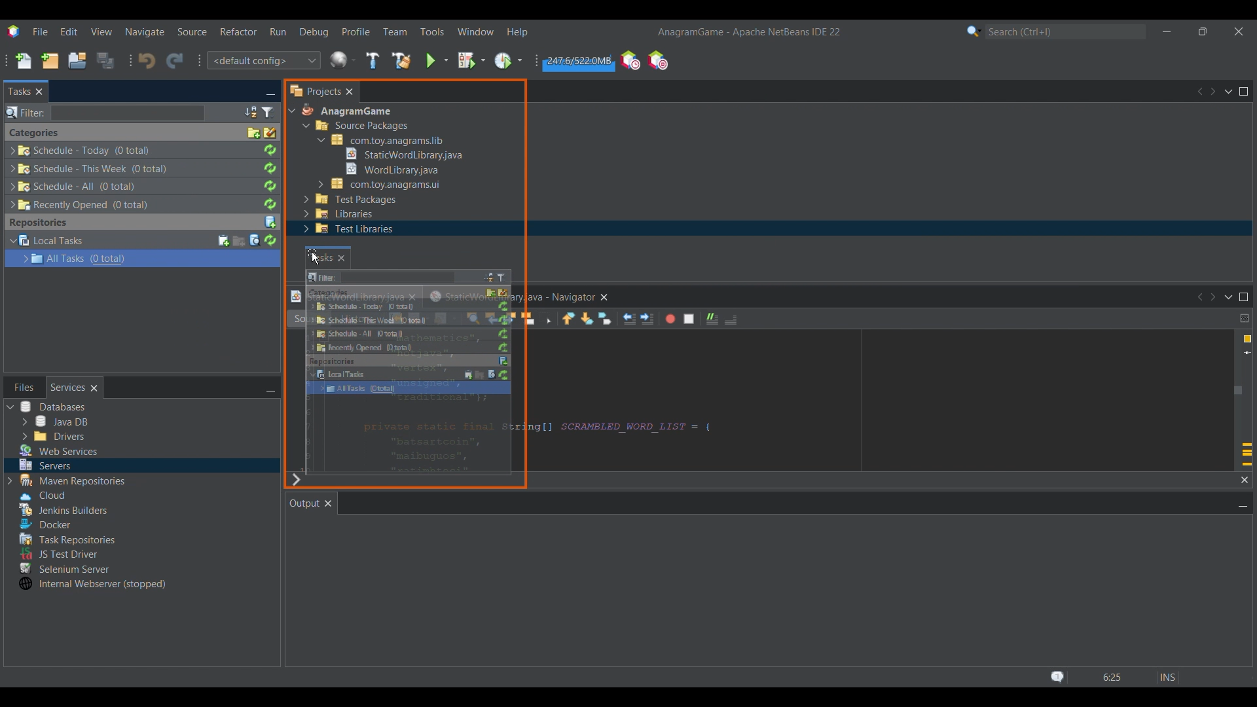 The image size is (1257, 707). Describe the element at coordinates (1230, 298) in the screenshot. I see `Show opened documents list` at that location.